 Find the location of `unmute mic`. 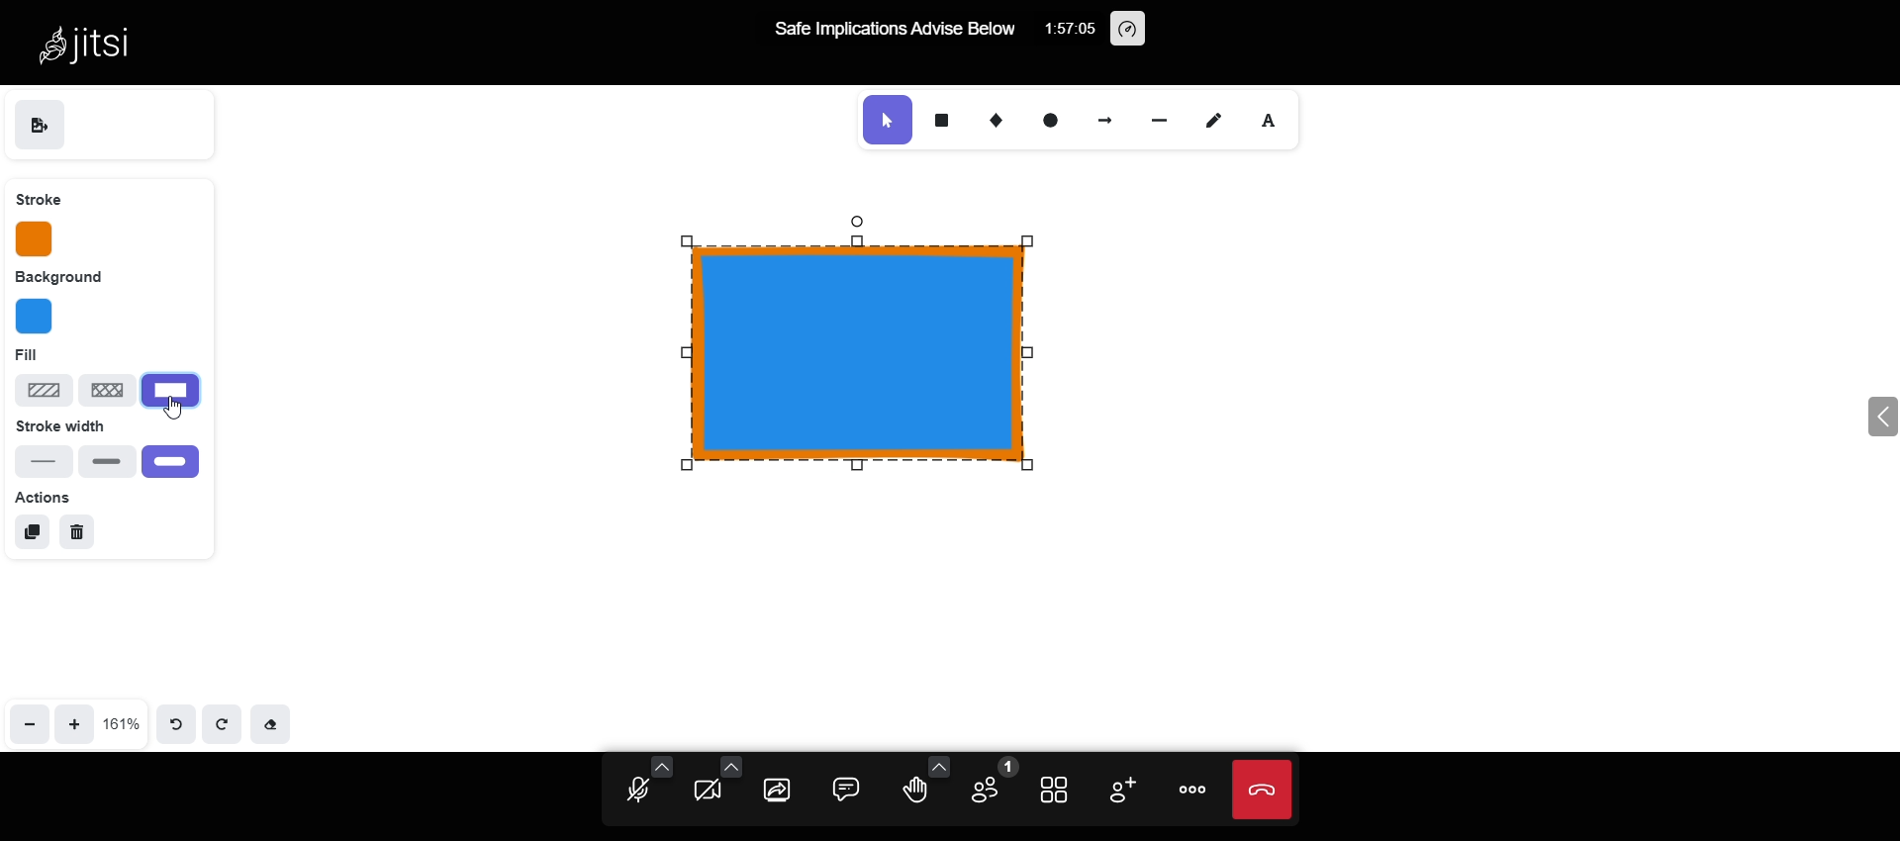

unmute mic is located at coordinates (633, 792).